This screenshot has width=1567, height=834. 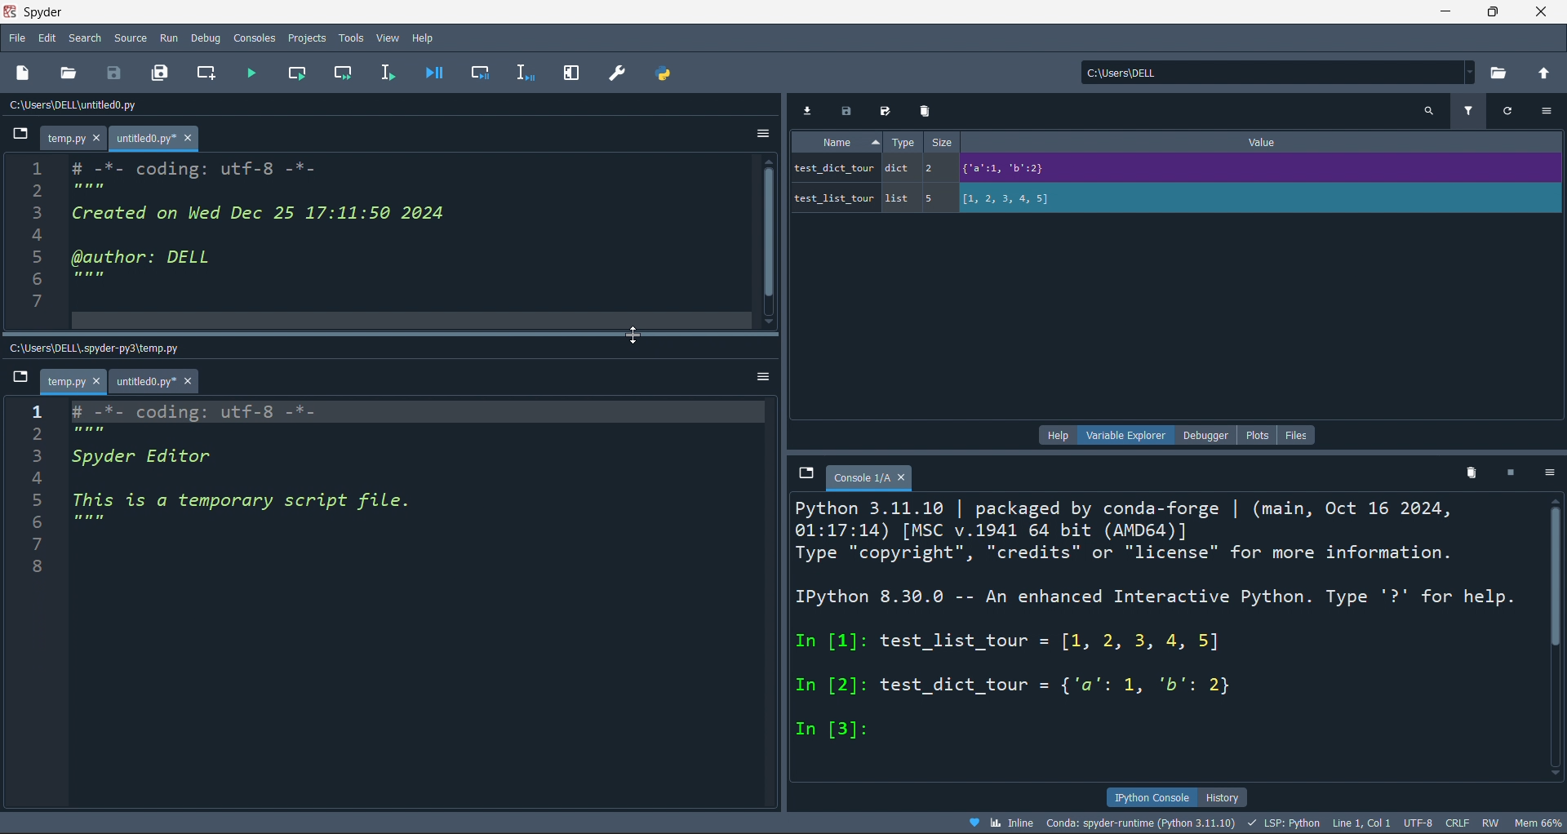 I want to click on run line, so click(x=393, y=71).